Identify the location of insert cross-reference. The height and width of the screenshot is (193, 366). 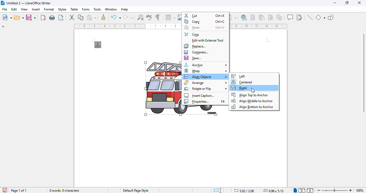
(279, 17).